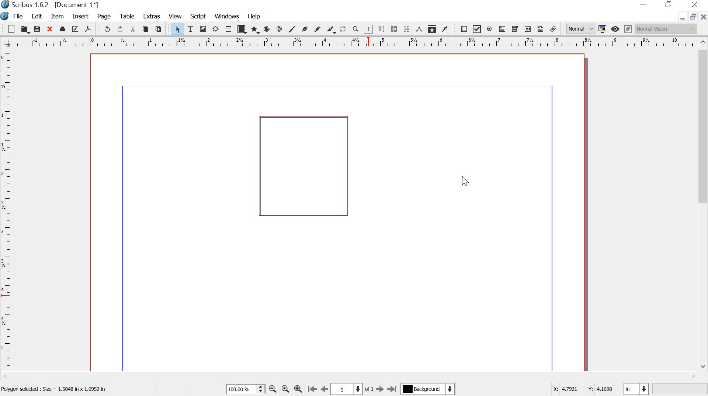  I want to click on polygon, so click(256, 30).